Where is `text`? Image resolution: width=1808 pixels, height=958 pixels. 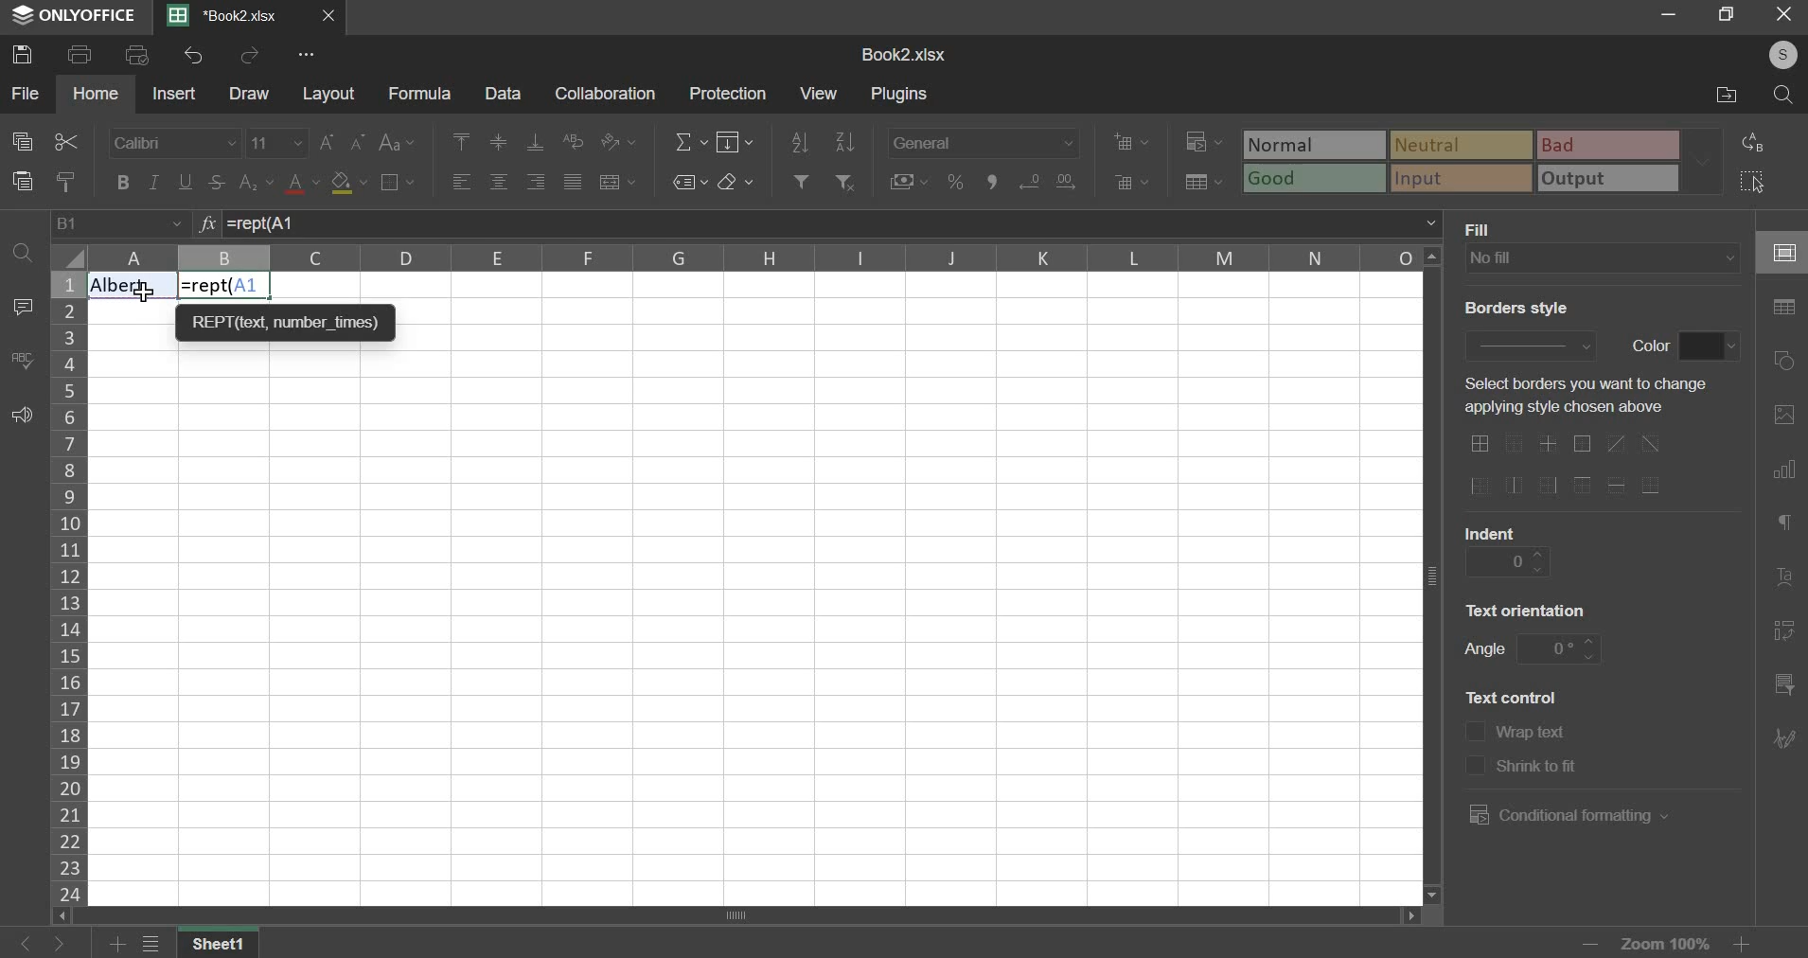 text is located at coordinates (1494, 530).